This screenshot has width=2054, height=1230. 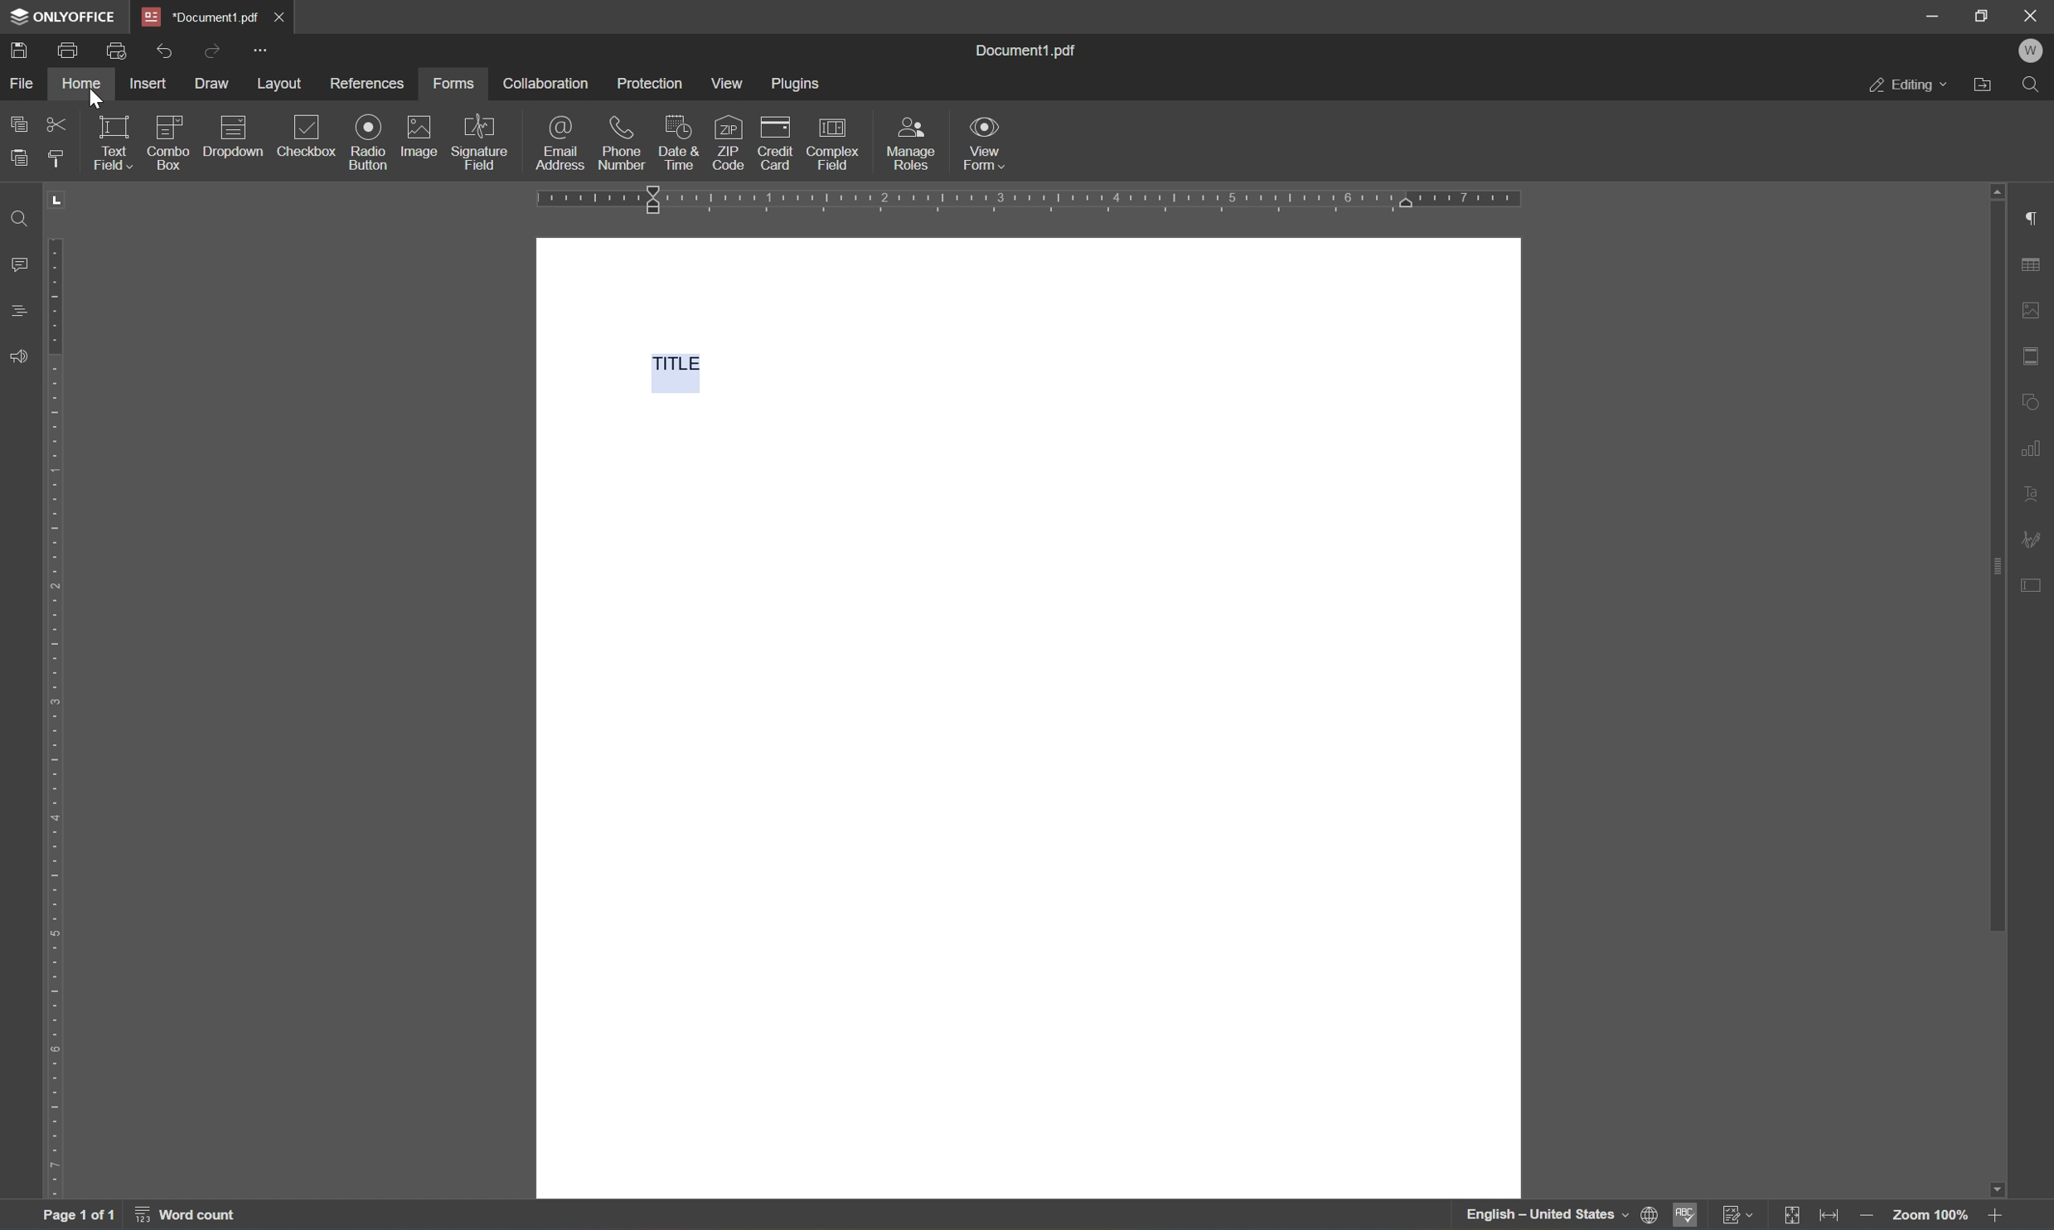 What do you see at coordinates (915, 146) in the screenshot?
I see `manage roles` at bounding box center [915, 146].